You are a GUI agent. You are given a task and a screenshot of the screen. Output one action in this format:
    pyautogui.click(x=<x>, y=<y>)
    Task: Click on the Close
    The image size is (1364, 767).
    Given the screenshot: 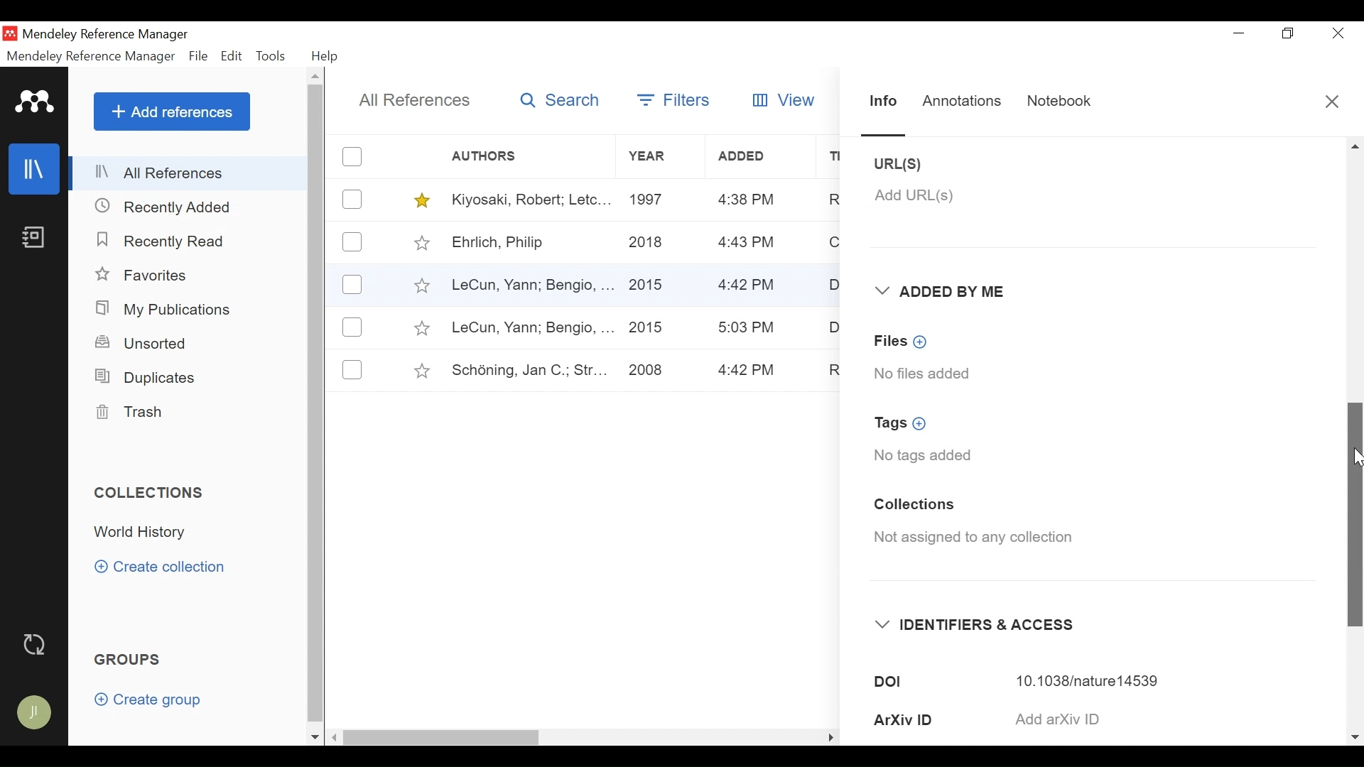 What is the action you would take?
    pyautogui.click(x=1333, y=105)
    